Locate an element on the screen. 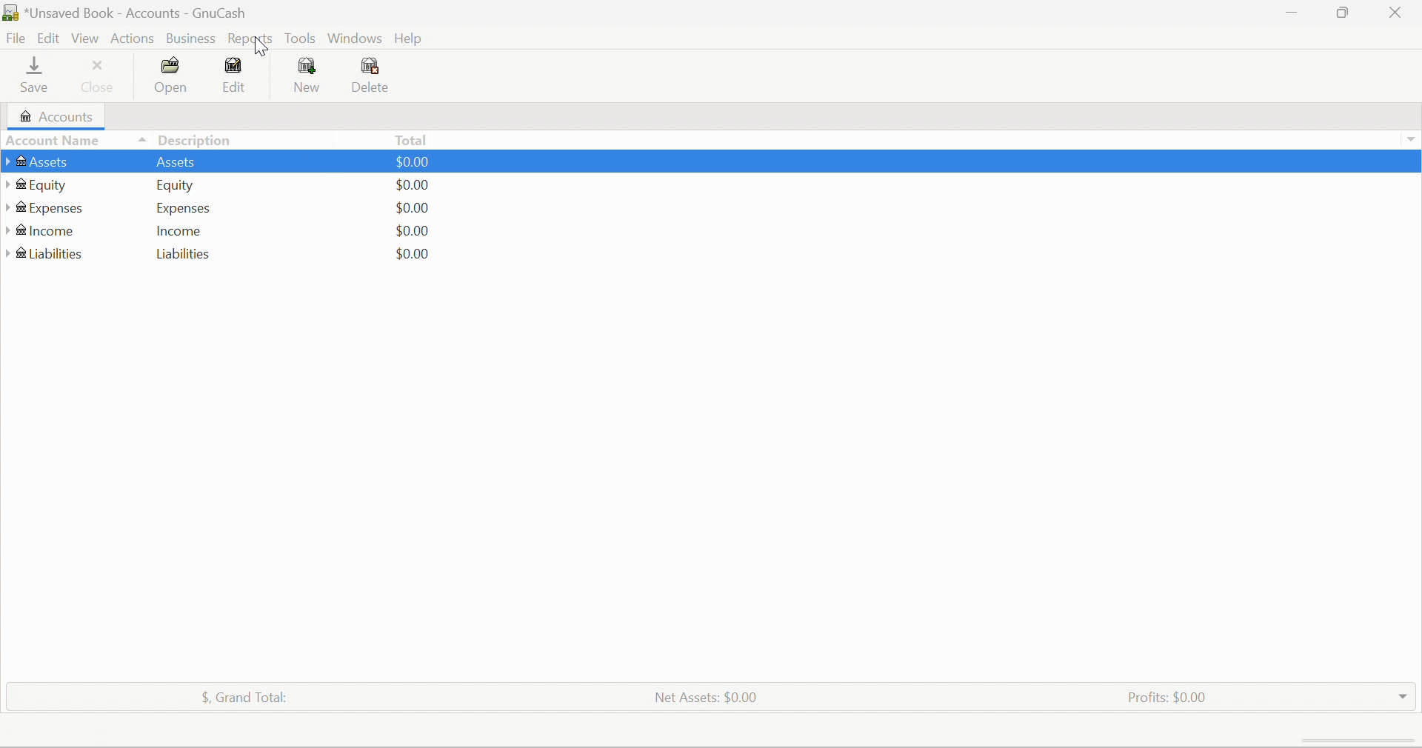  Business is located at coordinates (189, 37).